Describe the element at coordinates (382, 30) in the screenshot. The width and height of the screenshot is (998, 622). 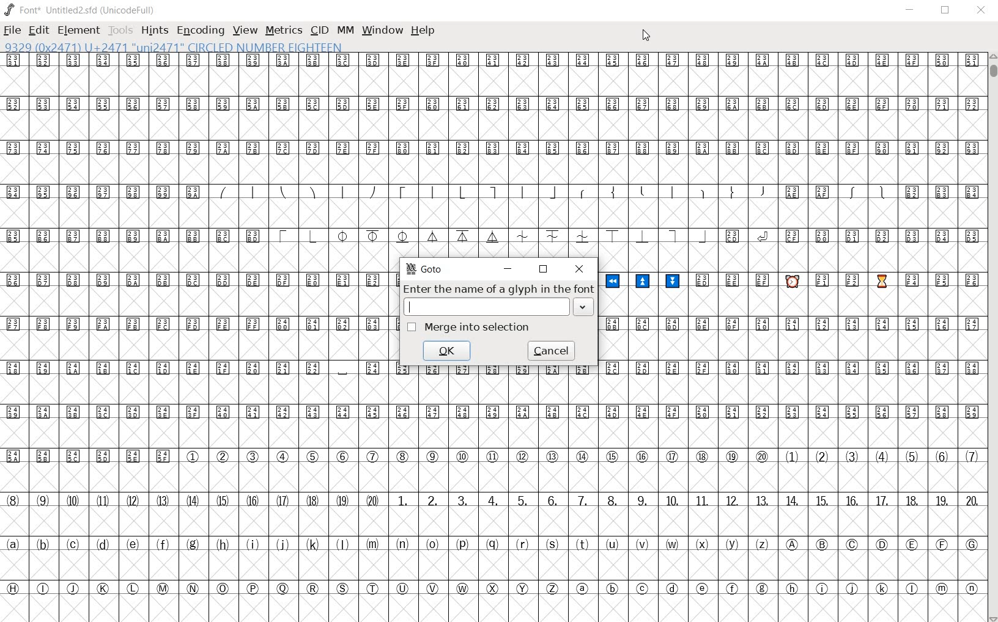
I see `window` at that location.